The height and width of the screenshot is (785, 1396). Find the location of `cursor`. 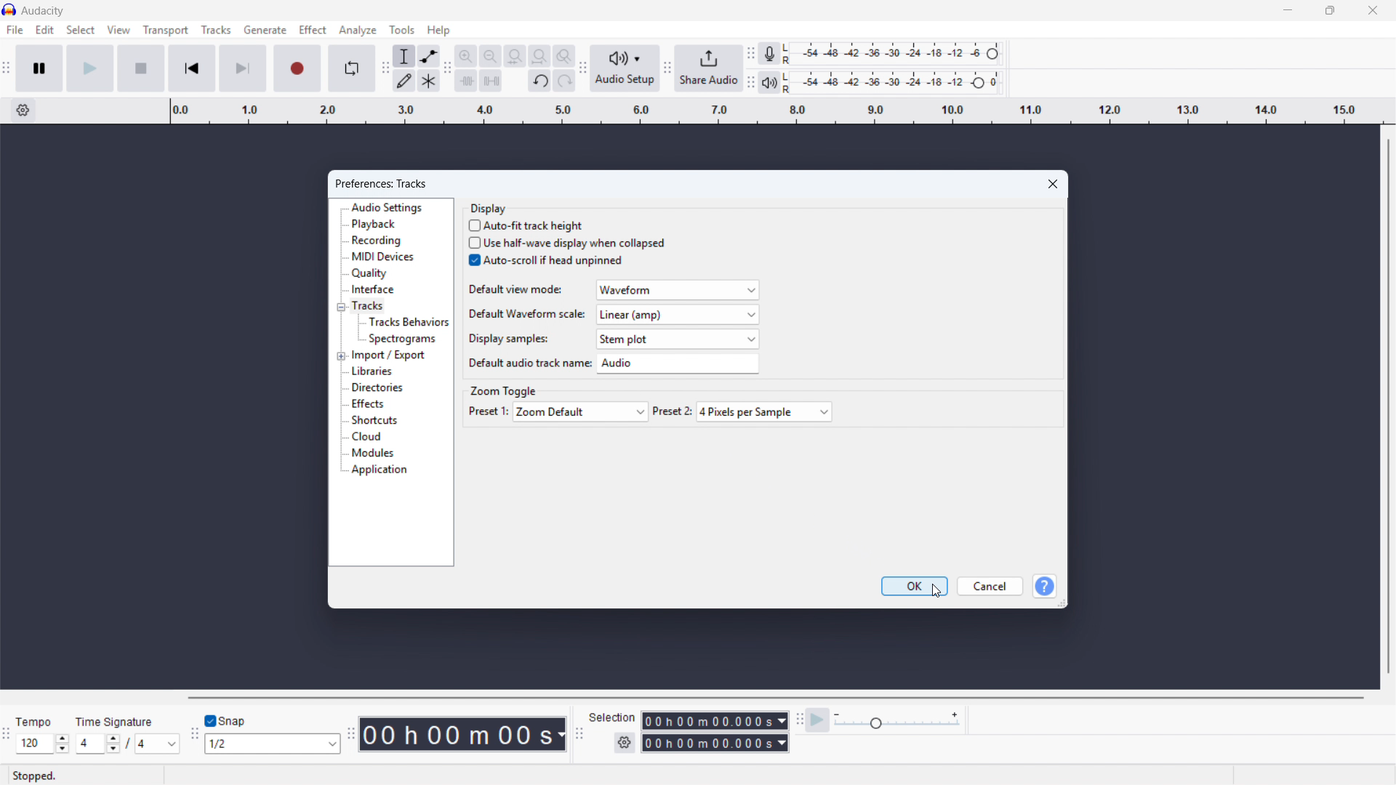

cursor is located at coordinates (473, 268).